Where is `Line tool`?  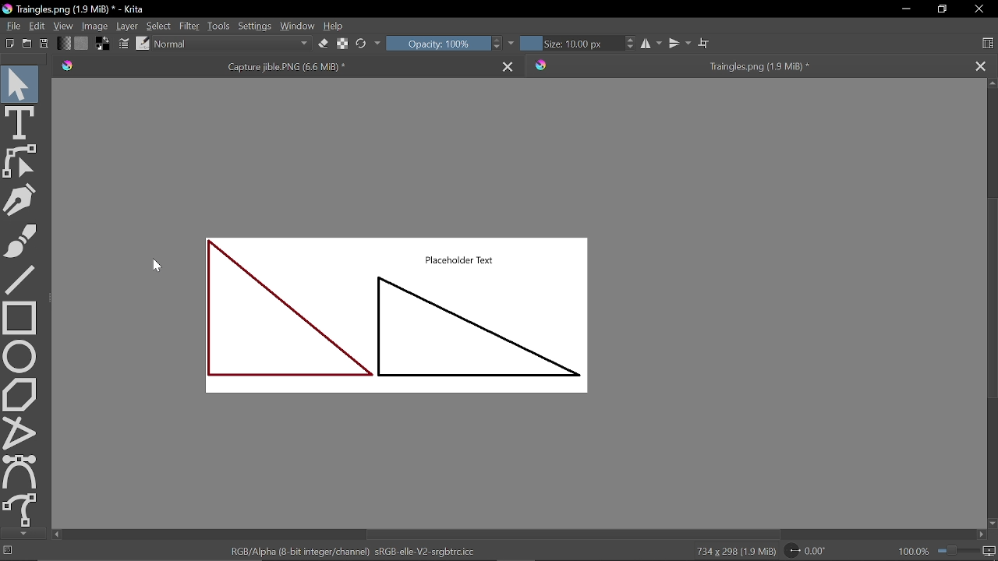
Line tool is located at coordinates (22, 279).